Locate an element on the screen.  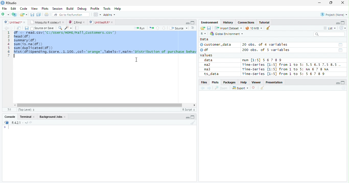
Create Project is located at coordinates (15, 15).